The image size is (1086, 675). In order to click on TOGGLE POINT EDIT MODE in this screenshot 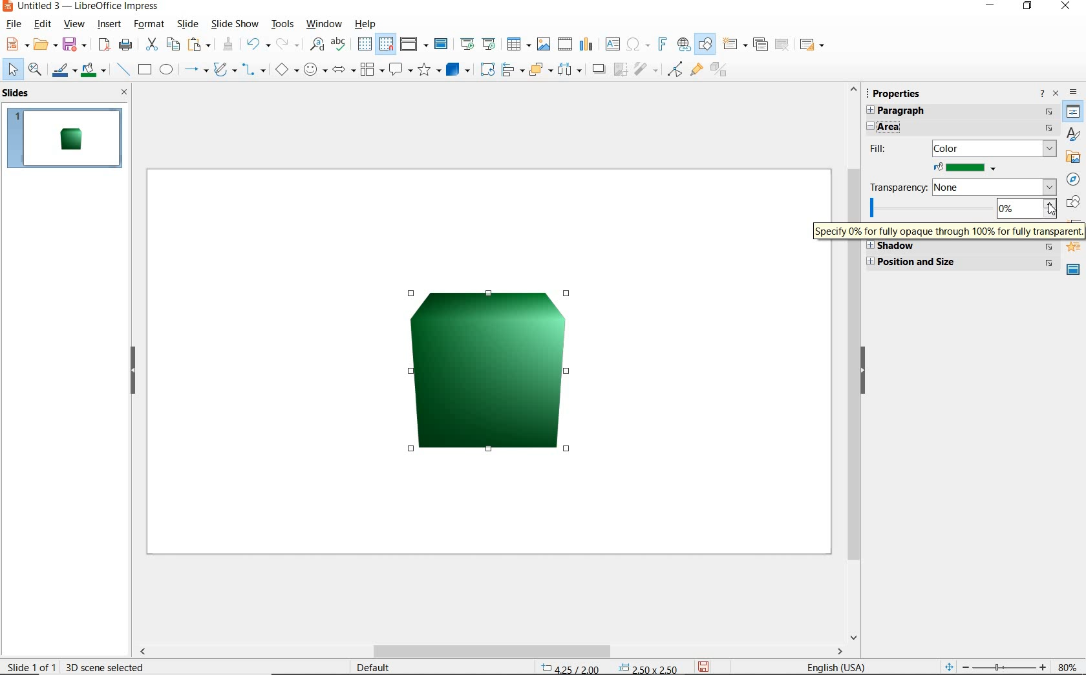, I will do `click(674, 69)`.